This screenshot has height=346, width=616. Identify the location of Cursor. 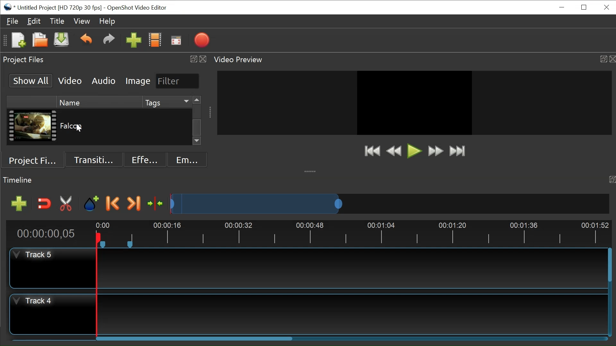
(80, 129).